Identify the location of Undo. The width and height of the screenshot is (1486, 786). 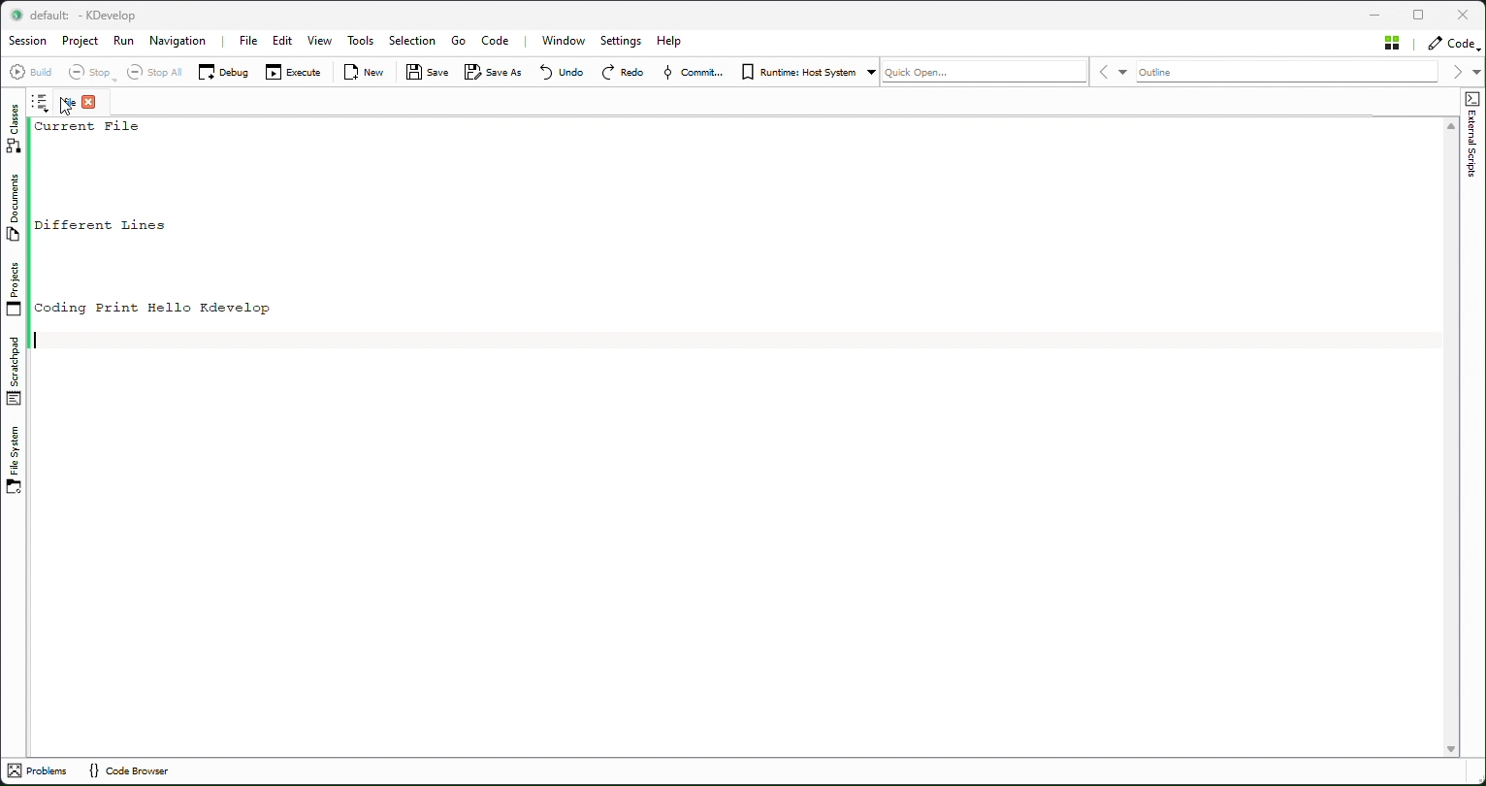
(562, 74).